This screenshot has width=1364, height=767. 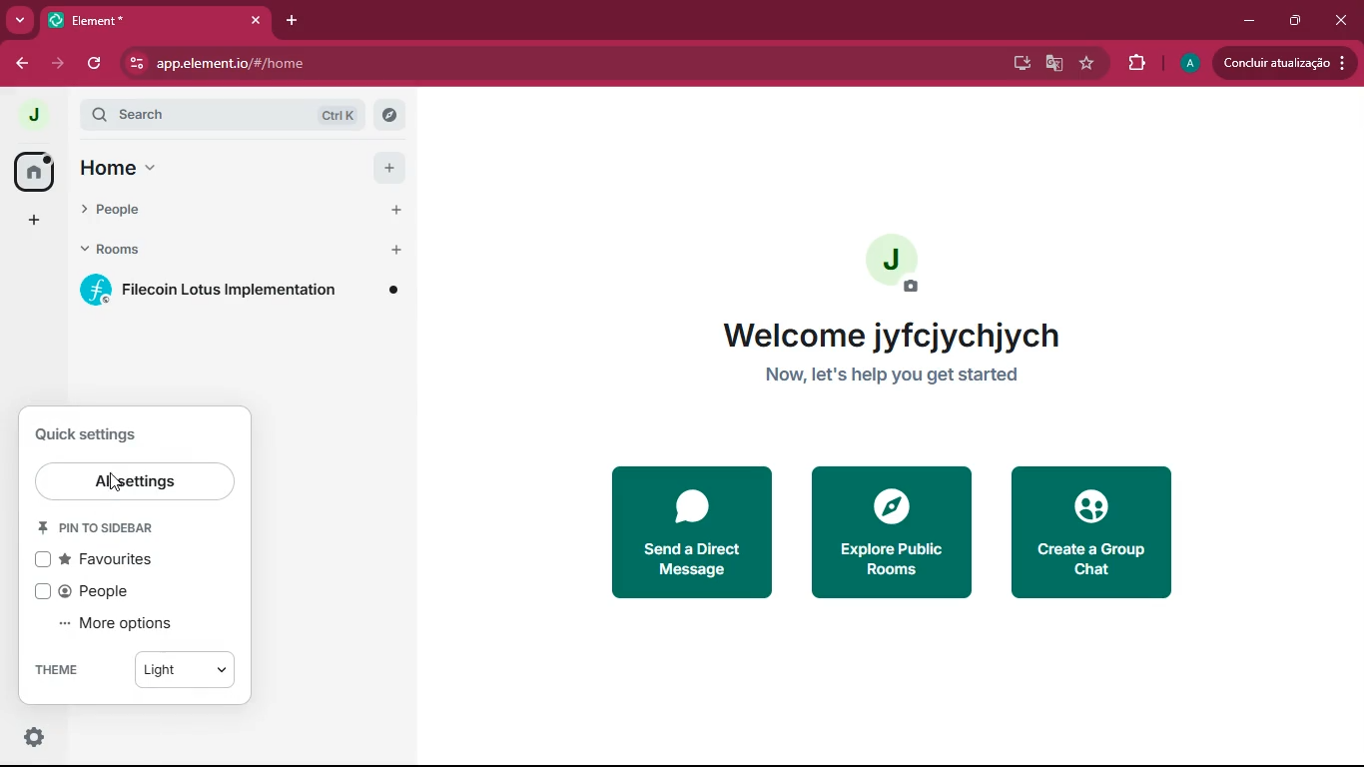 What do you see at coordinates (120, 485) in the screenshot?
I see `cursor on all settings` at bounding box center [120, 485].